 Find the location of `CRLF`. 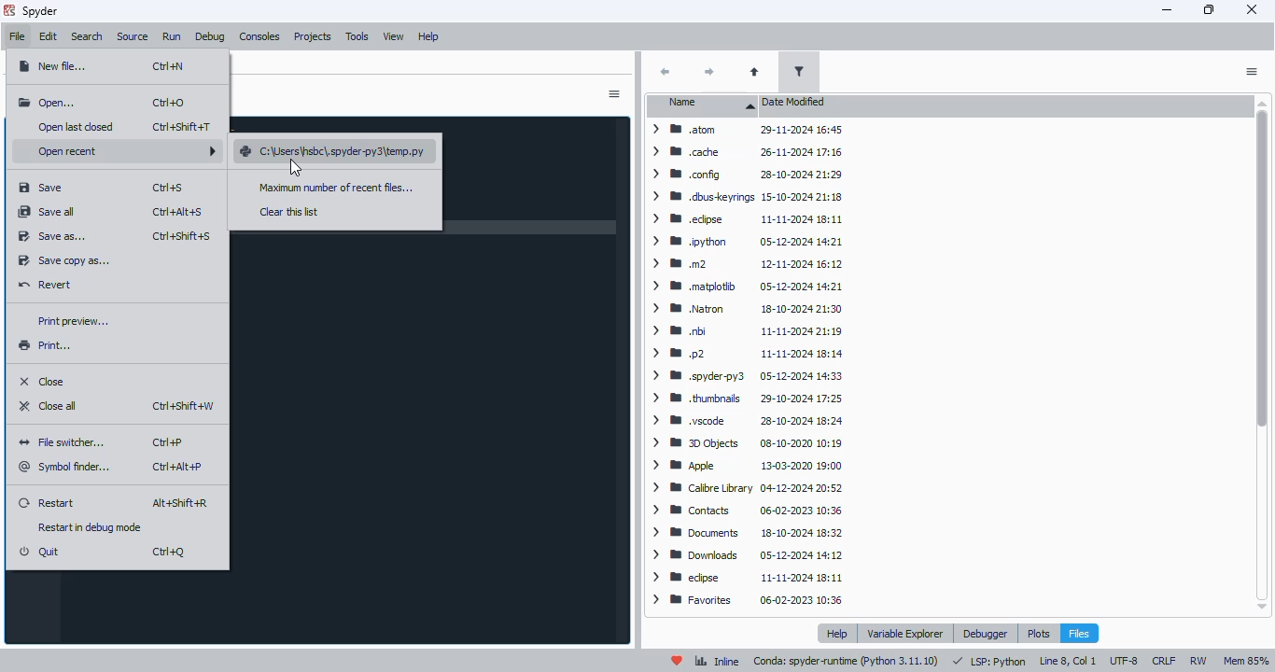

CRLF is located at coordinates (1164, 661).